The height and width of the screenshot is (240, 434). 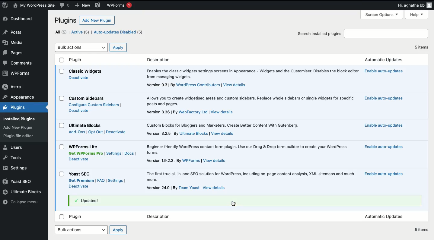 What do you see at coordinates (19, 136) in the screenshot?
I see `Plugins` at bounding box center [19, 136].